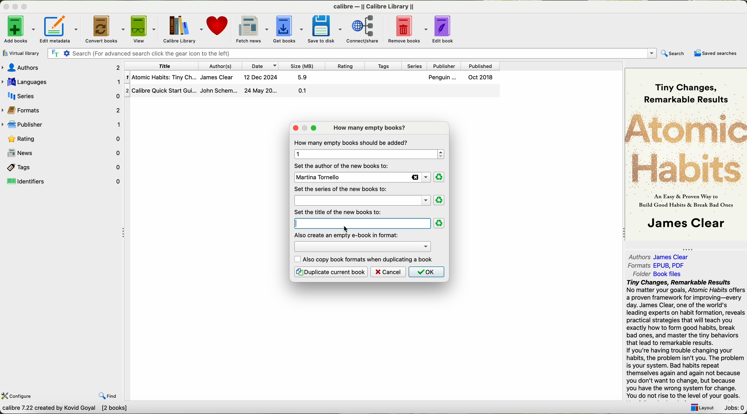  Describe the element at coordinates (702, 408) in the screenshot. I see `Layout` at that location.